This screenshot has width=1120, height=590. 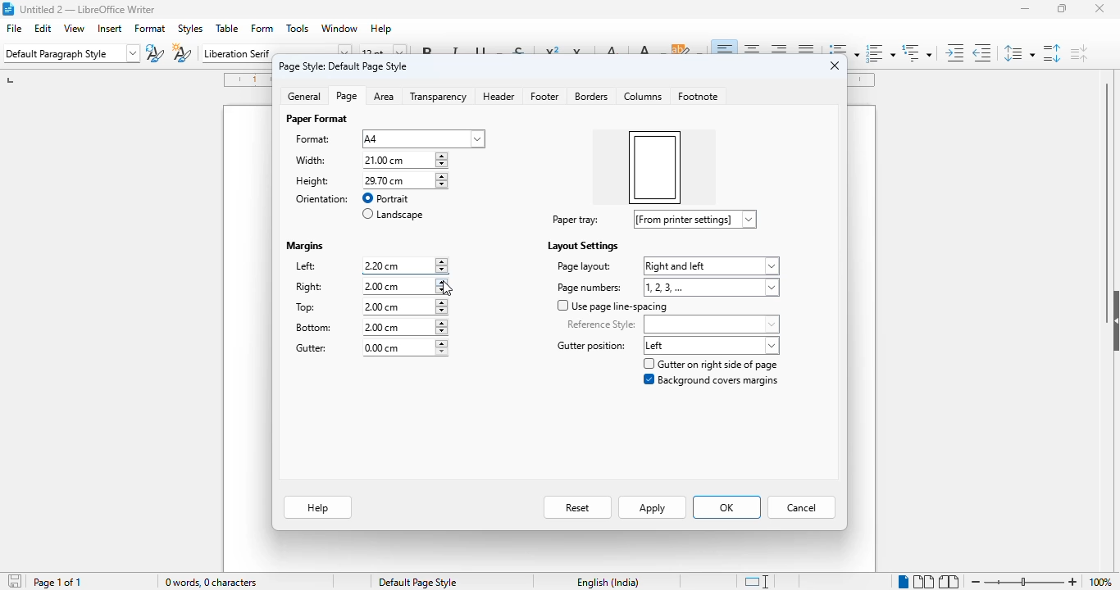 I want to click on left margin increased, so click(x=653, y=168).